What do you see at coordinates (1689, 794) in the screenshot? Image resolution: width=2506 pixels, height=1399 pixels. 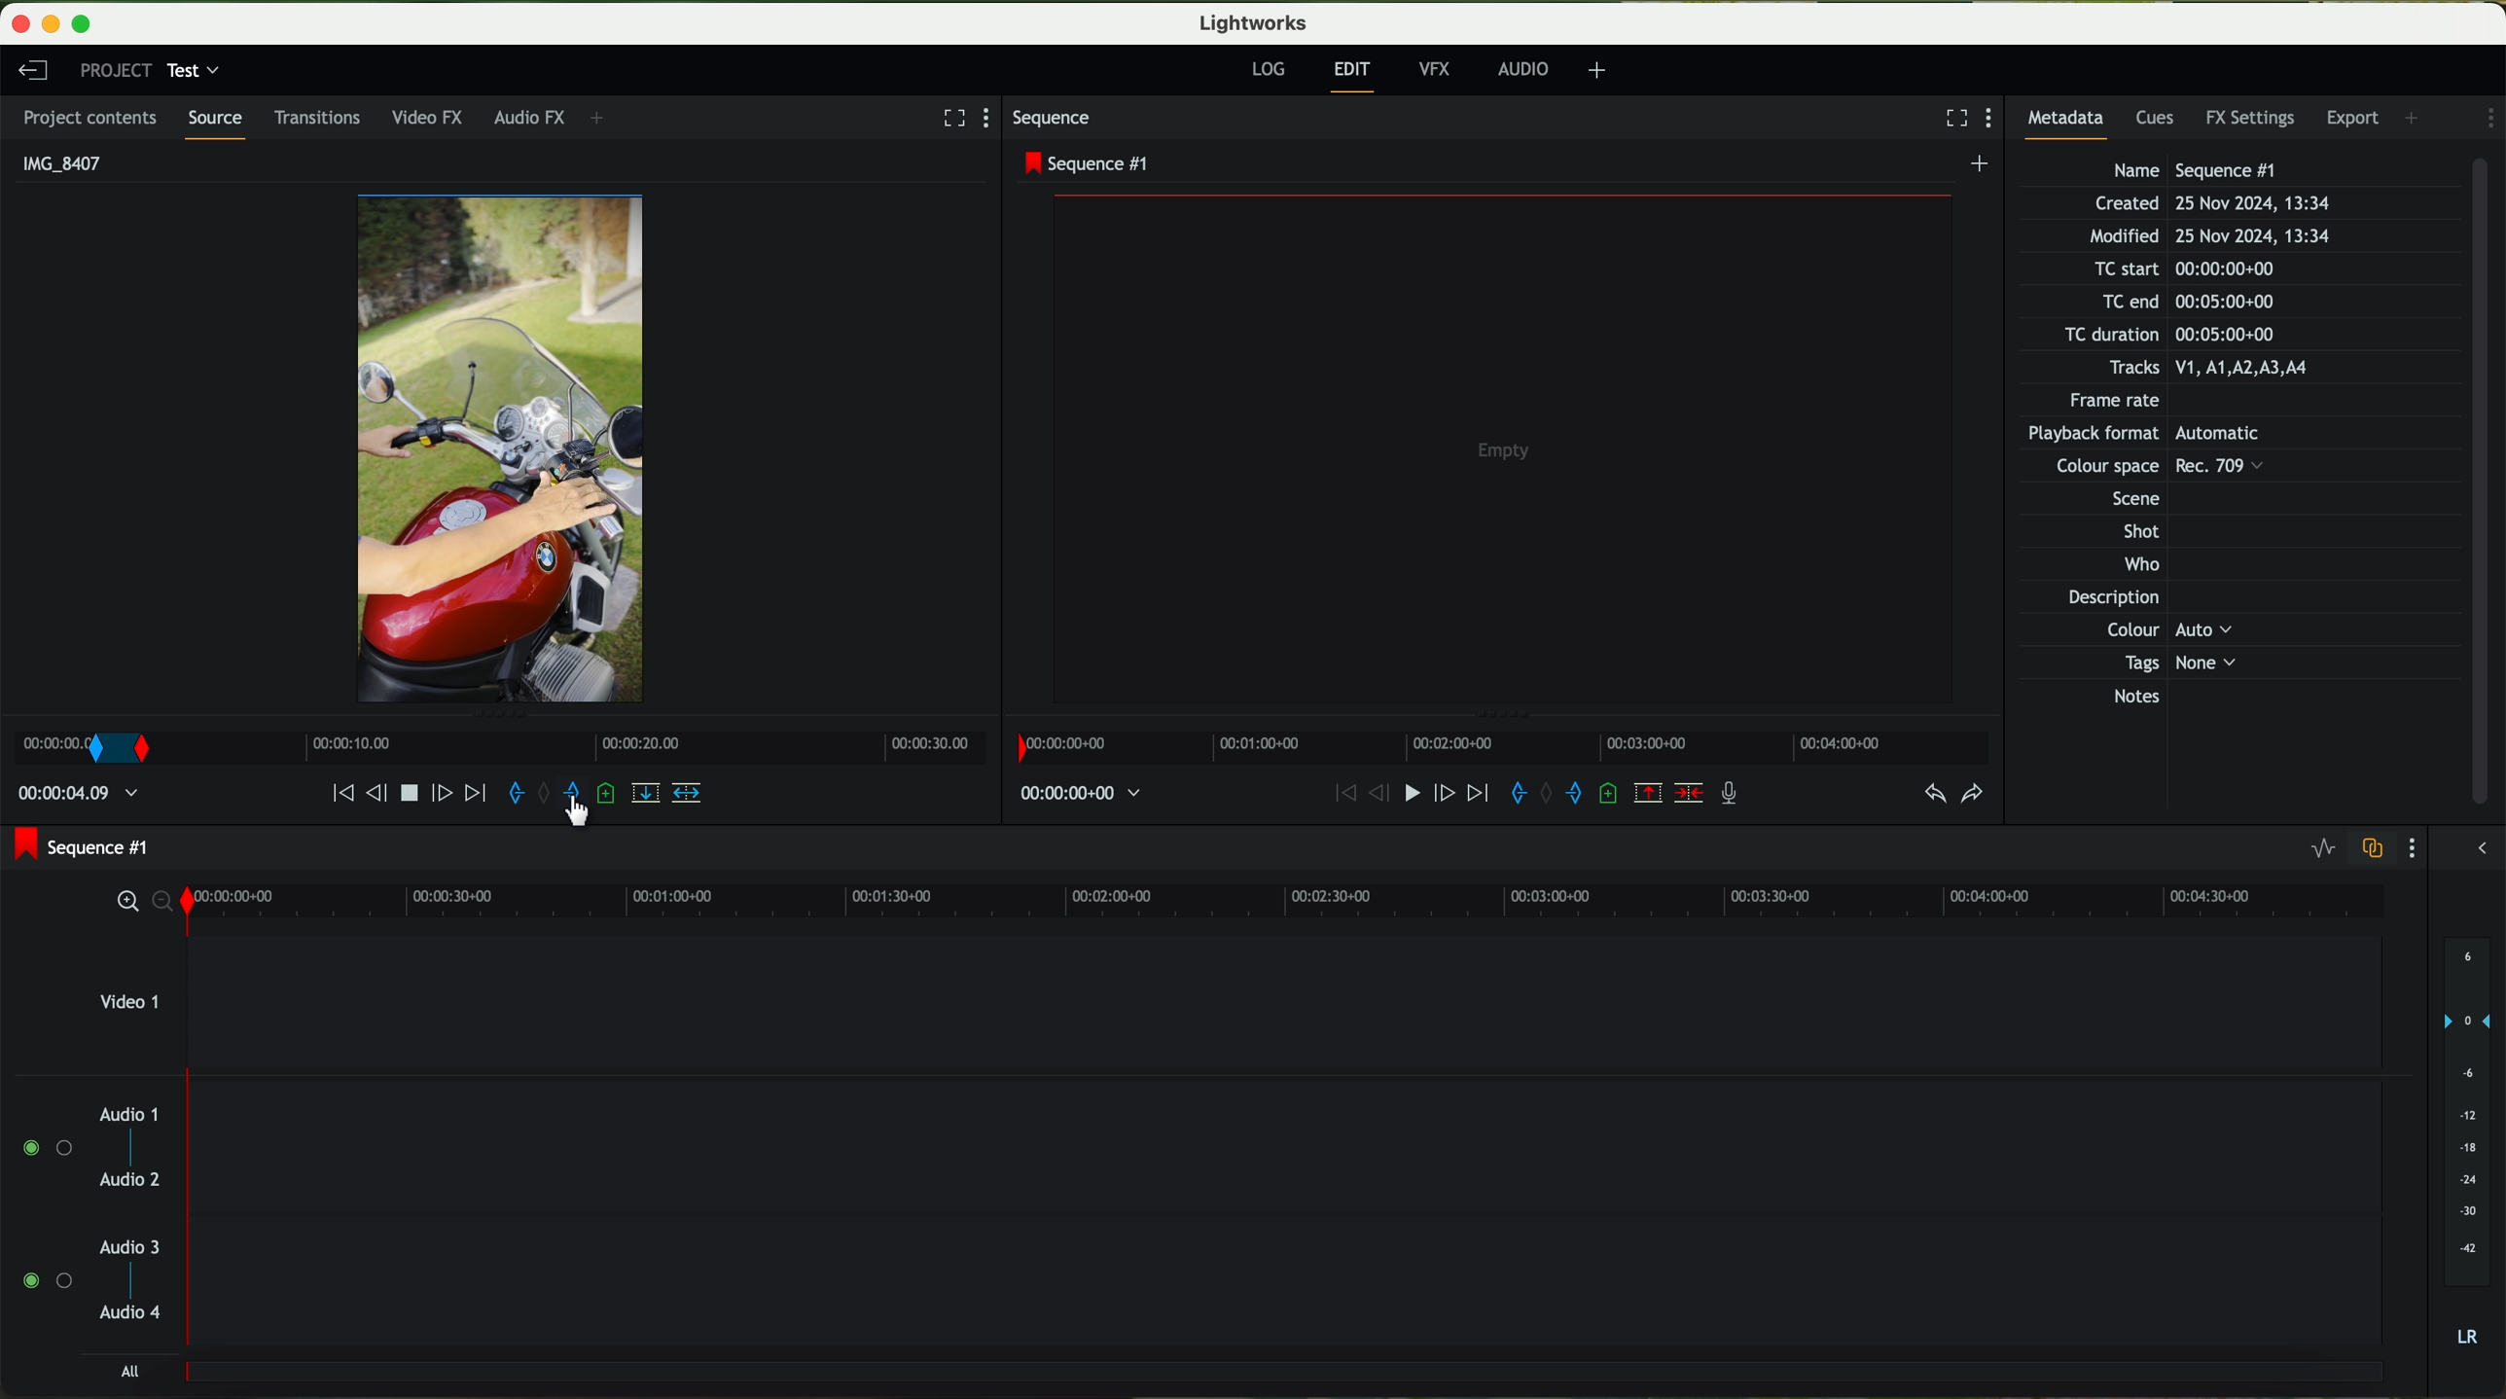 I see `delete/cut` at bounding box center [1689, 794].